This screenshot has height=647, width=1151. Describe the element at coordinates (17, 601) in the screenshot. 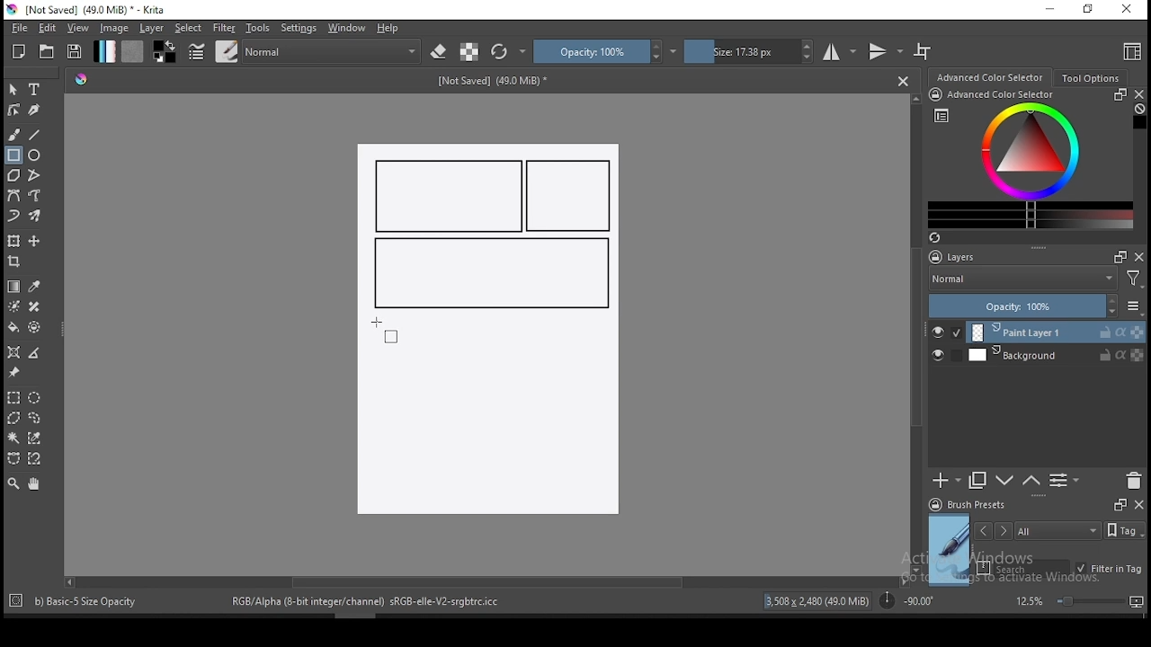

I see `Target` at that location.